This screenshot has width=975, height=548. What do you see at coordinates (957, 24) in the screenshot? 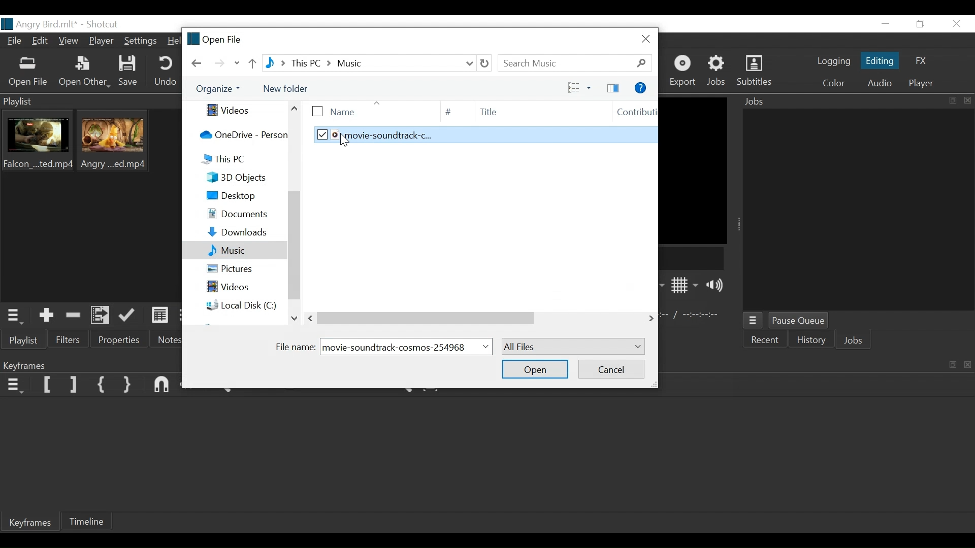
I see `Close` at bounding box center [957, 24].